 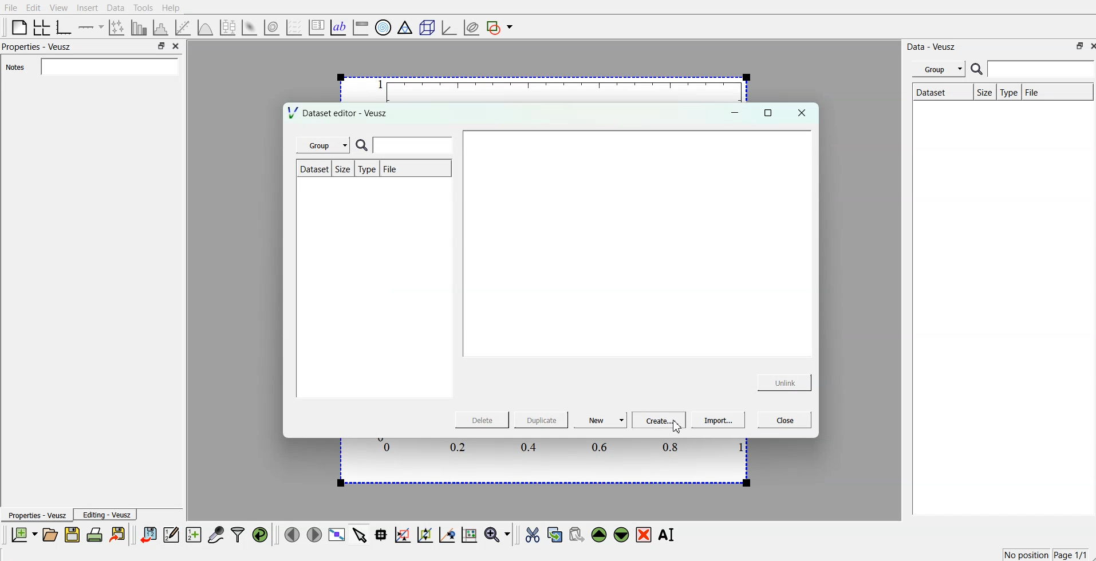 I want to click on search bar, so click(x=1032, y=69).